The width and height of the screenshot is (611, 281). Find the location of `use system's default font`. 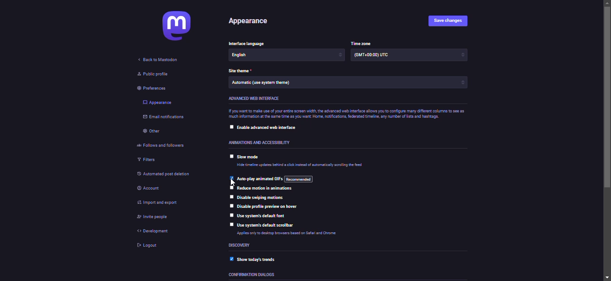

use system's default font is located at coordinates (262, 217).